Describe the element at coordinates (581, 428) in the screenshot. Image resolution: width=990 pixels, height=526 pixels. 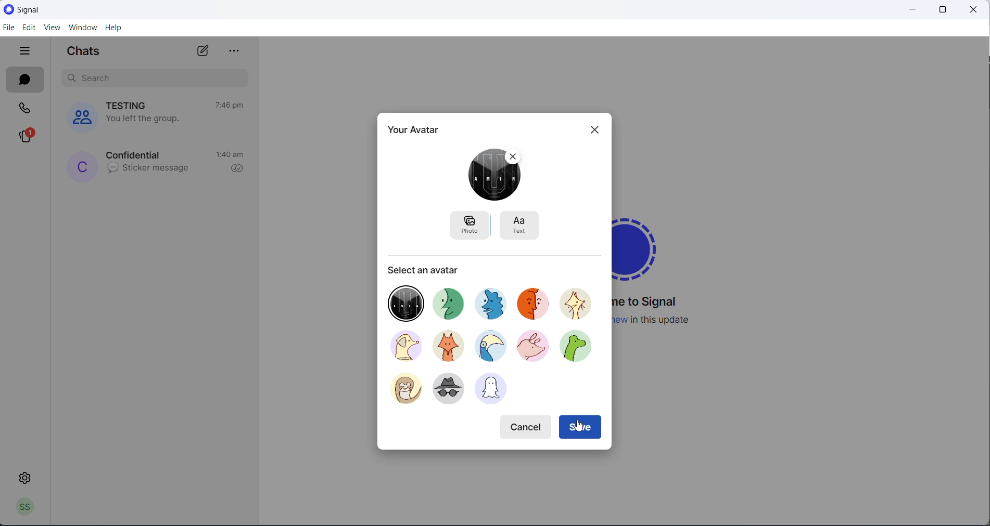
I see `save` at that location.